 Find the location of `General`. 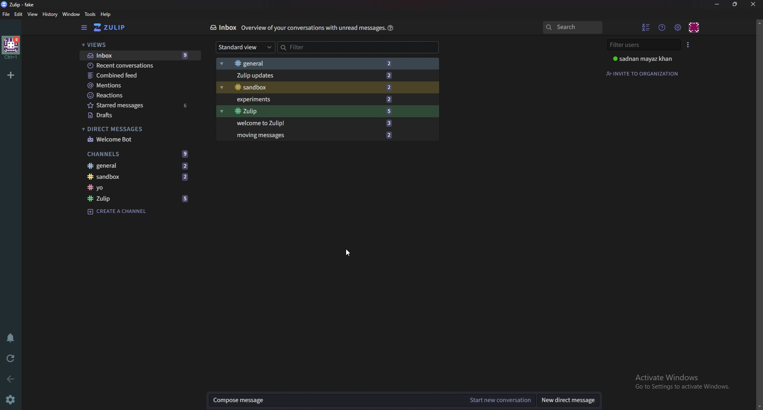

General is located at coordinates (311, 63).